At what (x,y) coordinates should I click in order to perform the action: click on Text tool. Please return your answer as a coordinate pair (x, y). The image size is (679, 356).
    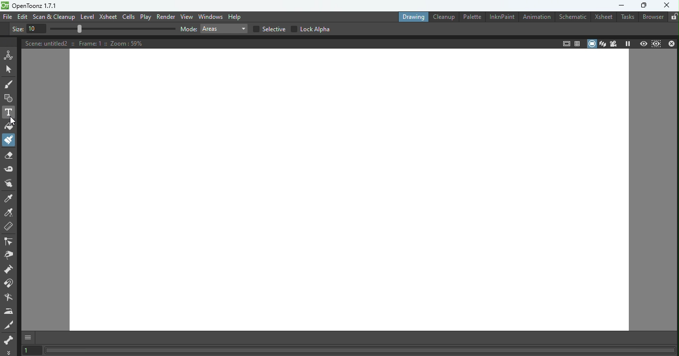
    Looking at the image, I should click on (9, 112).